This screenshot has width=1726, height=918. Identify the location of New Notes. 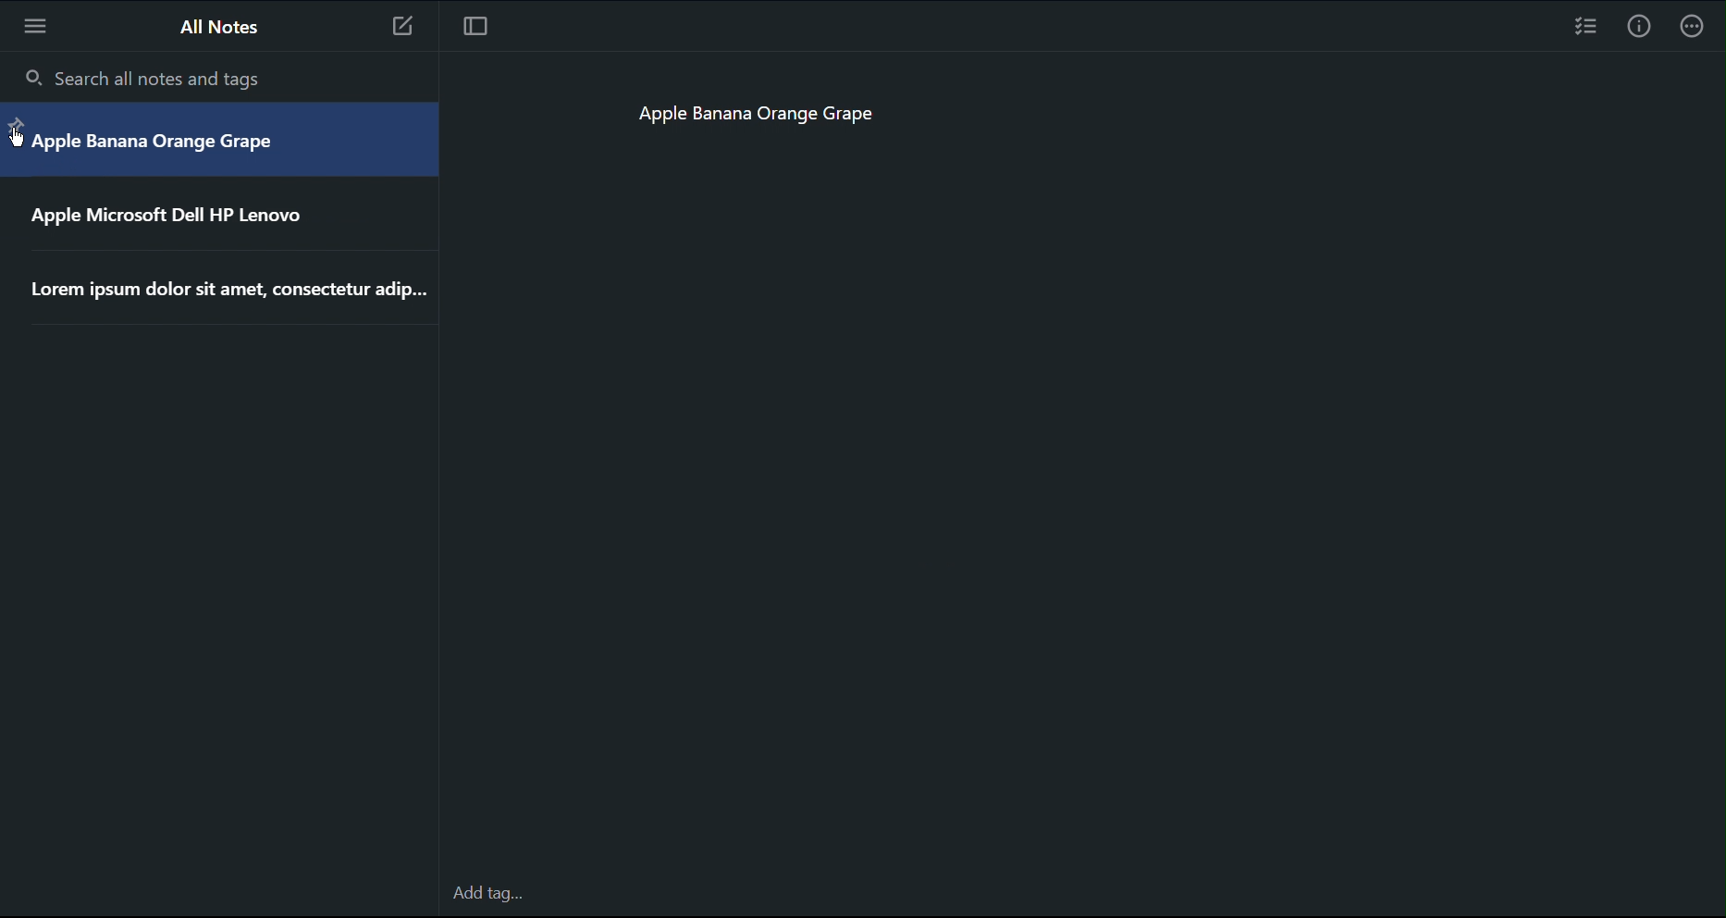
(410, 28).